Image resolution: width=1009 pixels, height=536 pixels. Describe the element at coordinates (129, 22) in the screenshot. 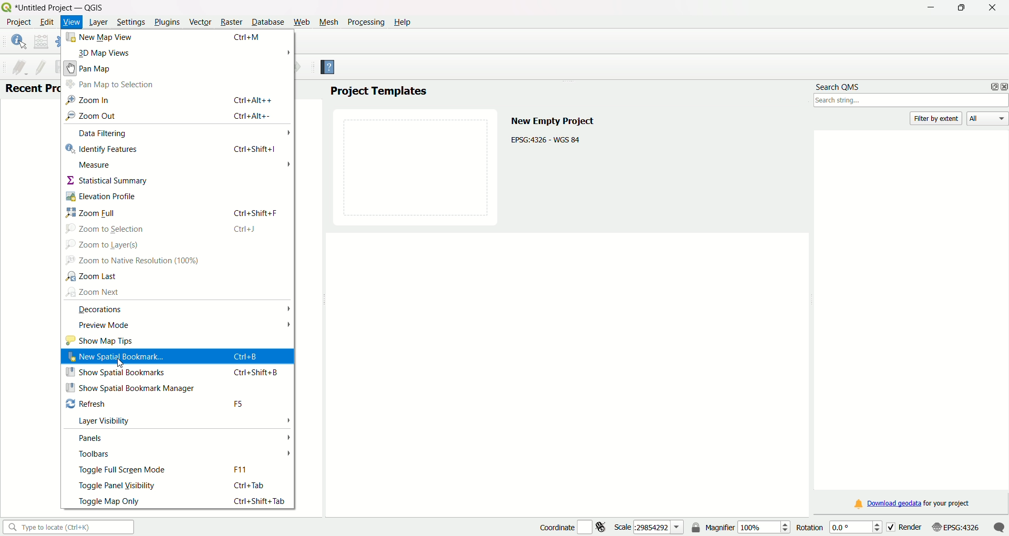

I see `Settings` at that location.